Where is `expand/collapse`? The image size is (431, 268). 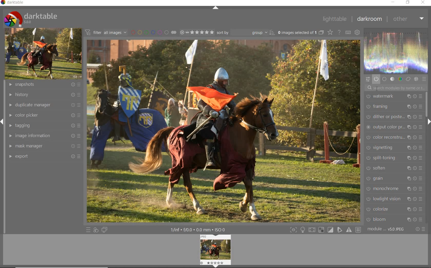
expand/collapse is located at coordinates (215, 8).